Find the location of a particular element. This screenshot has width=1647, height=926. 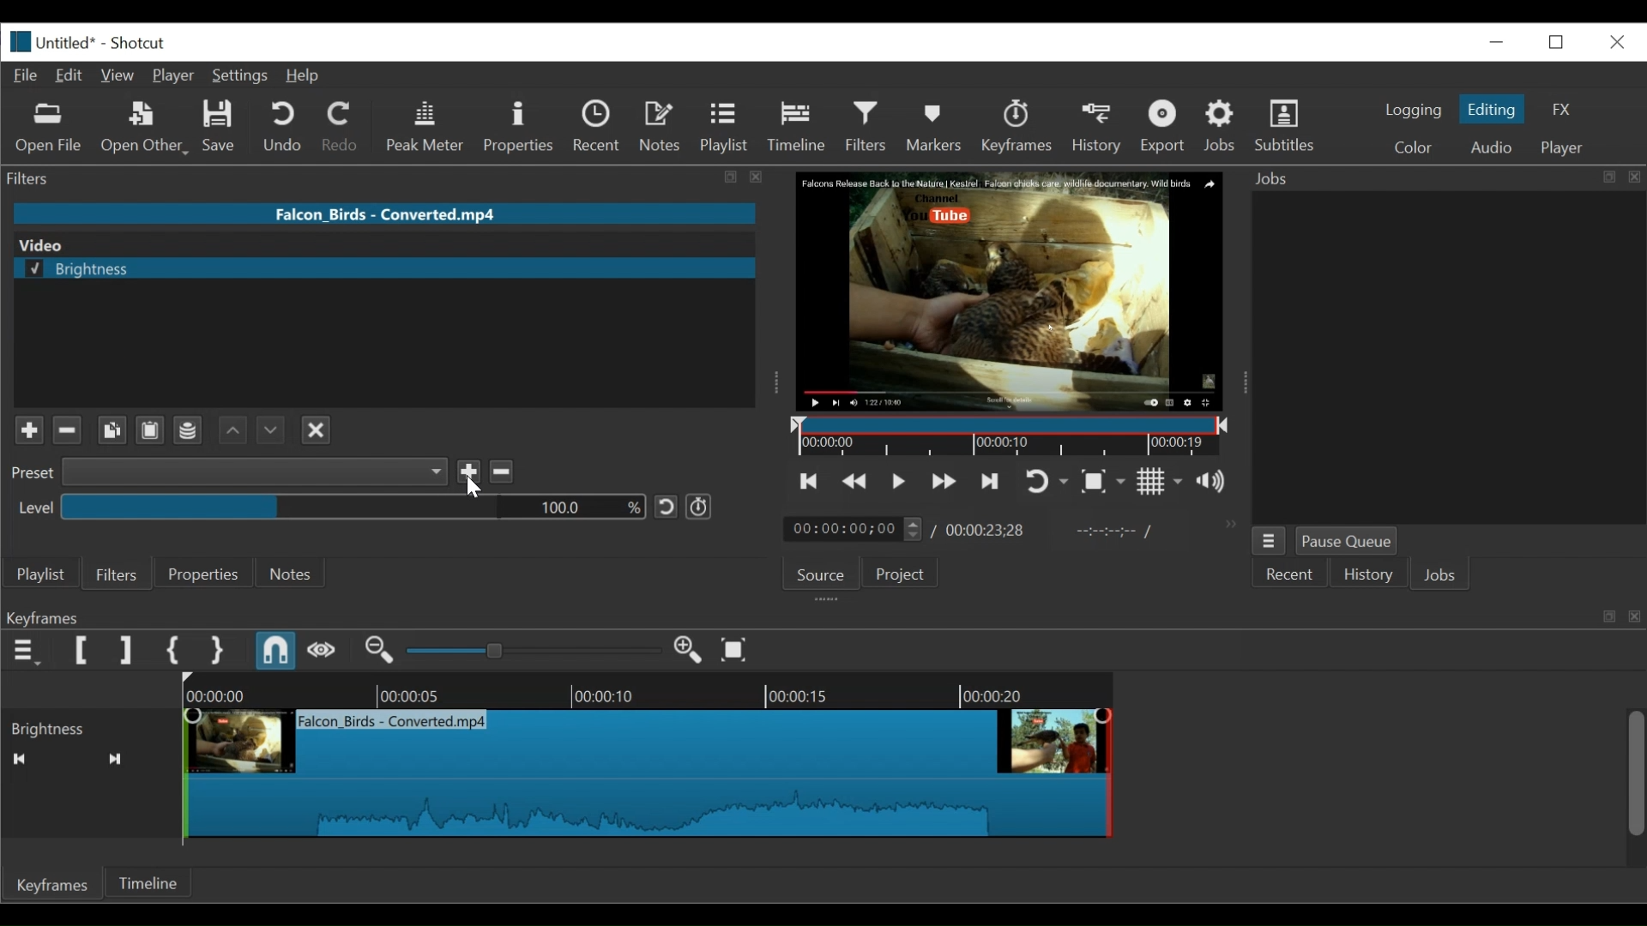

Settings is located at coordinates (243, 75).